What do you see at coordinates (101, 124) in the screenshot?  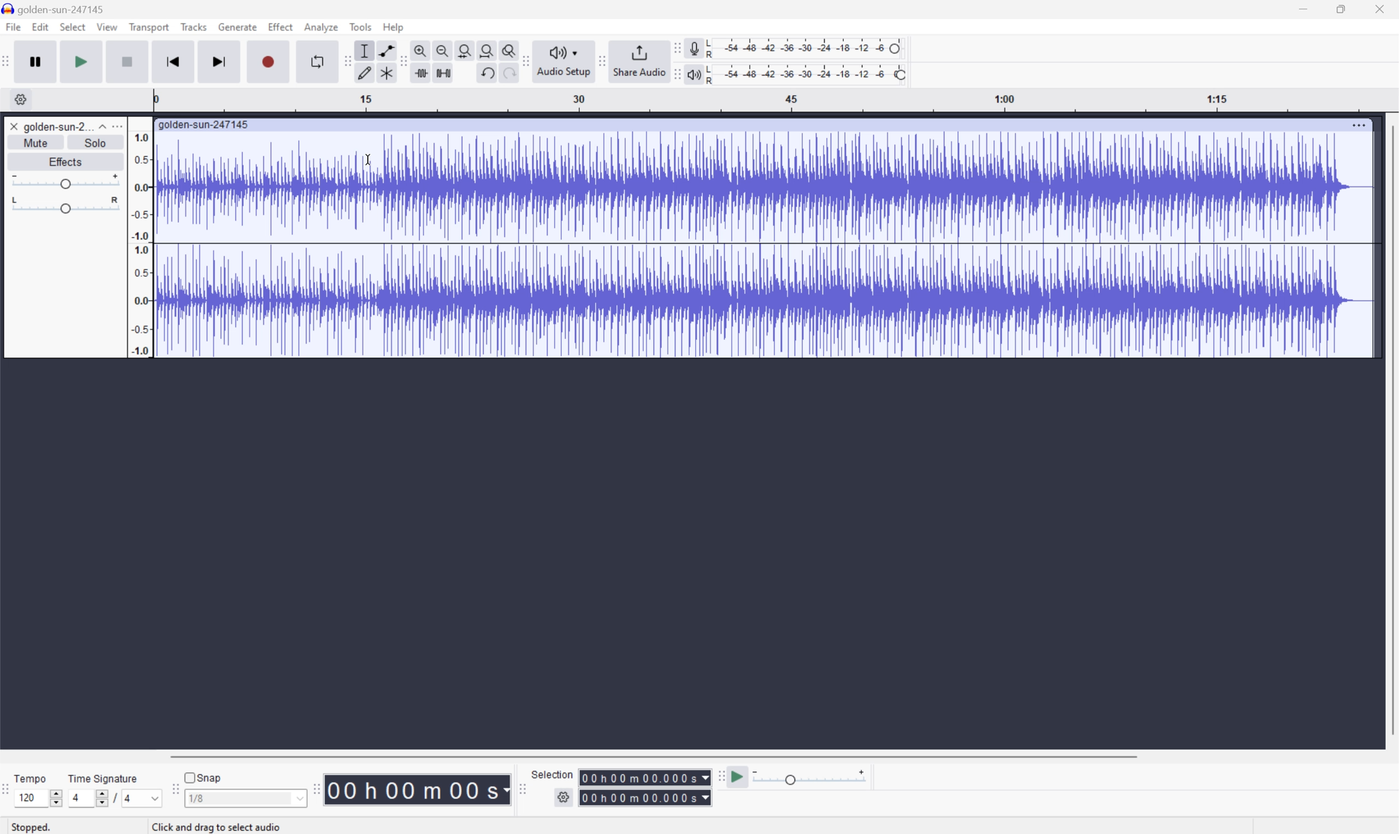 I see `Drop Down` at bounding box center [101, 124].